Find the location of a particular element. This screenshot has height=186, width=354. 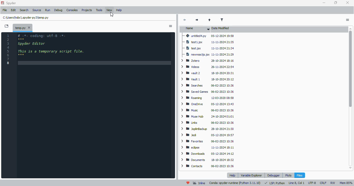

name is located at coordinates (196, 29).